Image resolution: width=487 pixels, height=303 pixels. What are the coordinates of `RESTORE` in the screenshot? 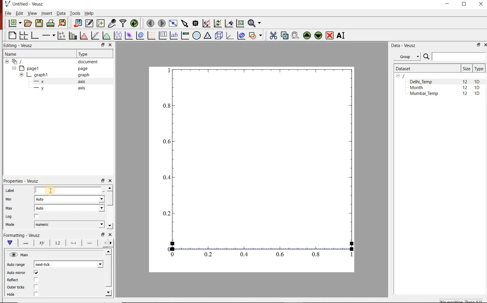 It's located at (464, 4).